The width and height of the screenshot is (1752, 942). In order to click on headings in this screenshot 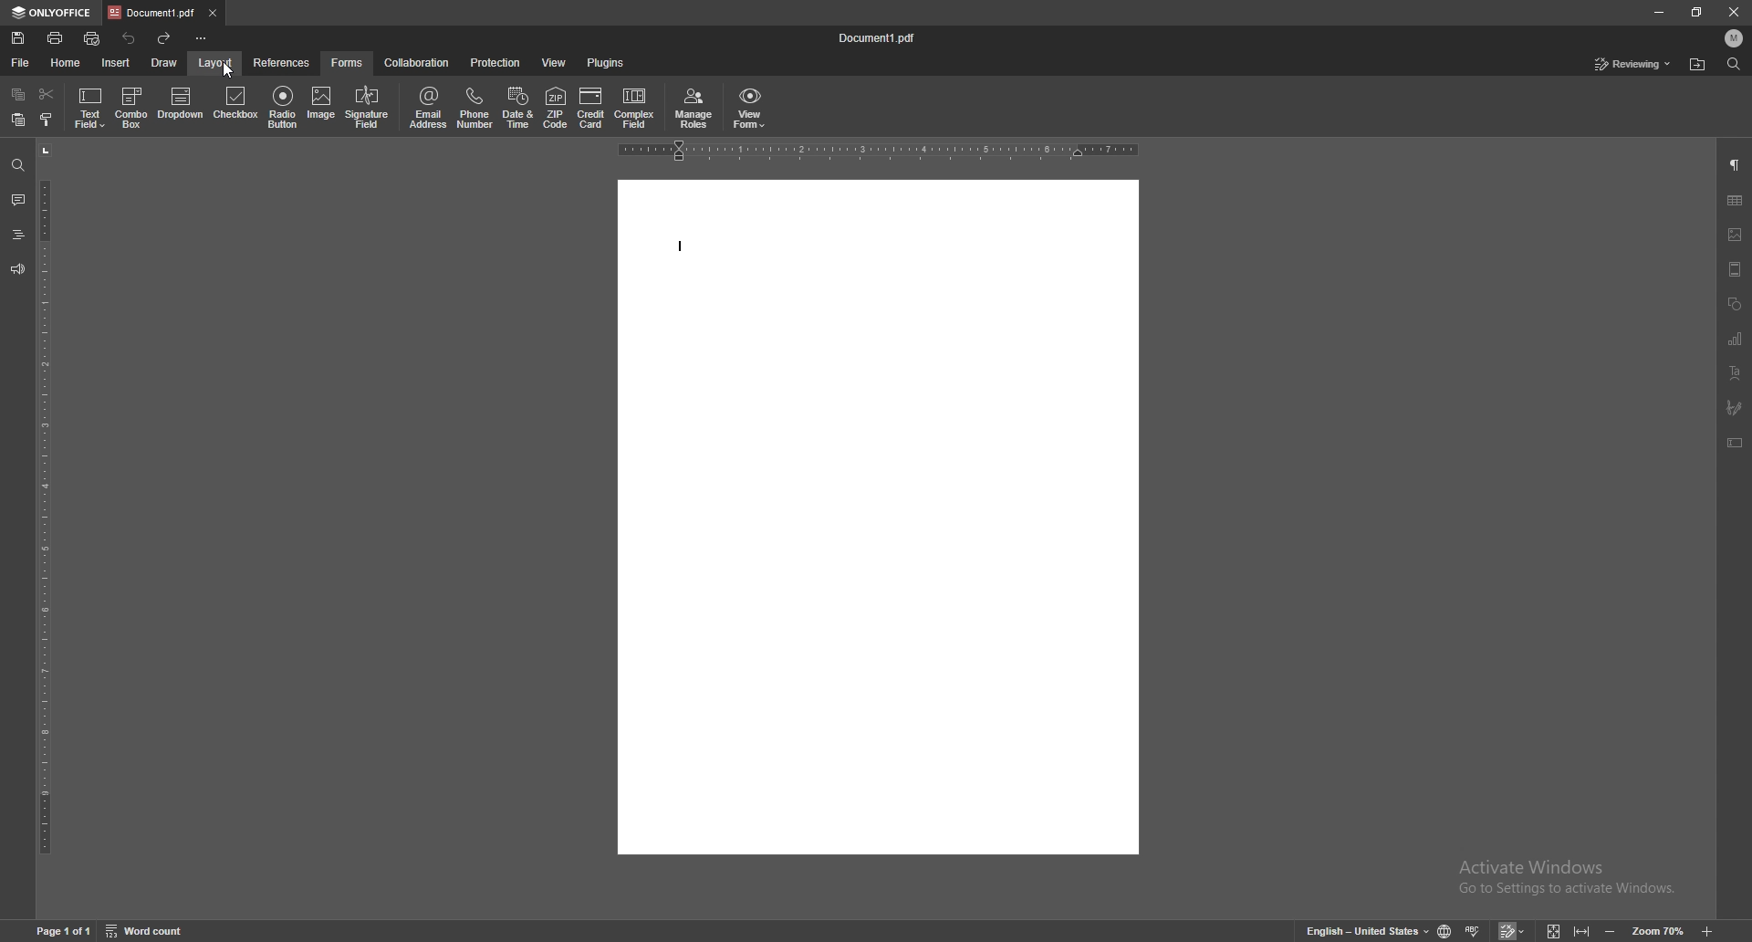, I will do `click(17, 235)`.